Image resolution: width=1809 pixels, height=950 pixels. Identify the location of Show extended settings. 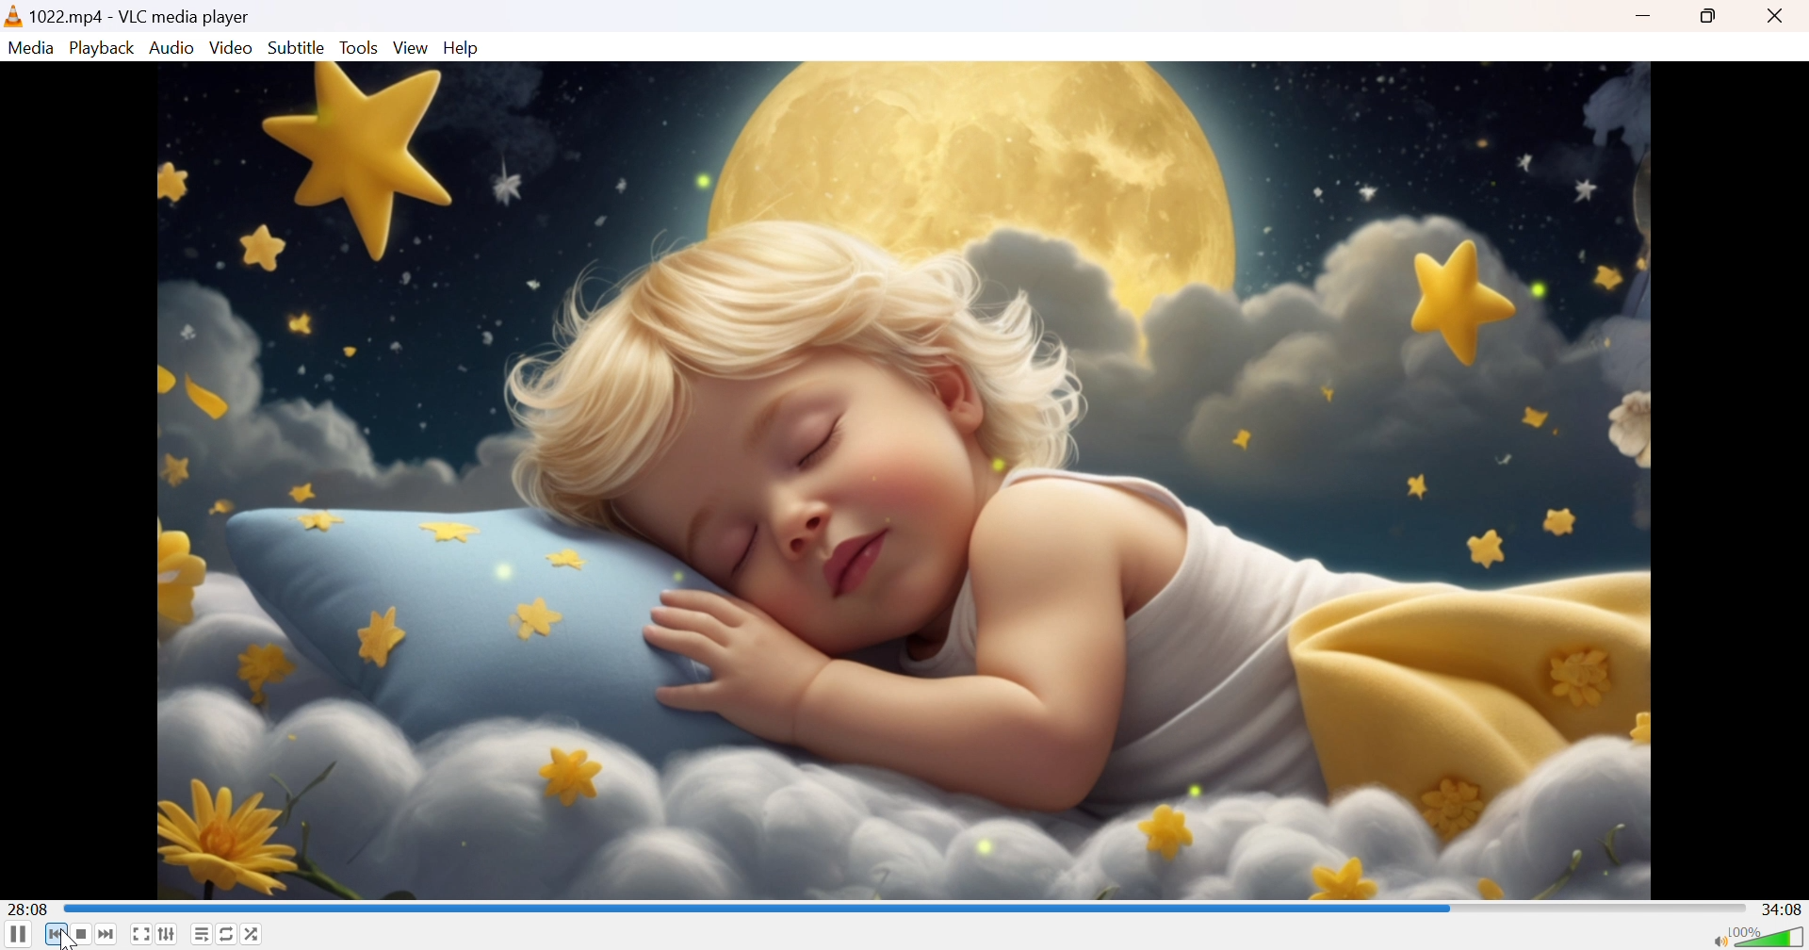
(167, 934).